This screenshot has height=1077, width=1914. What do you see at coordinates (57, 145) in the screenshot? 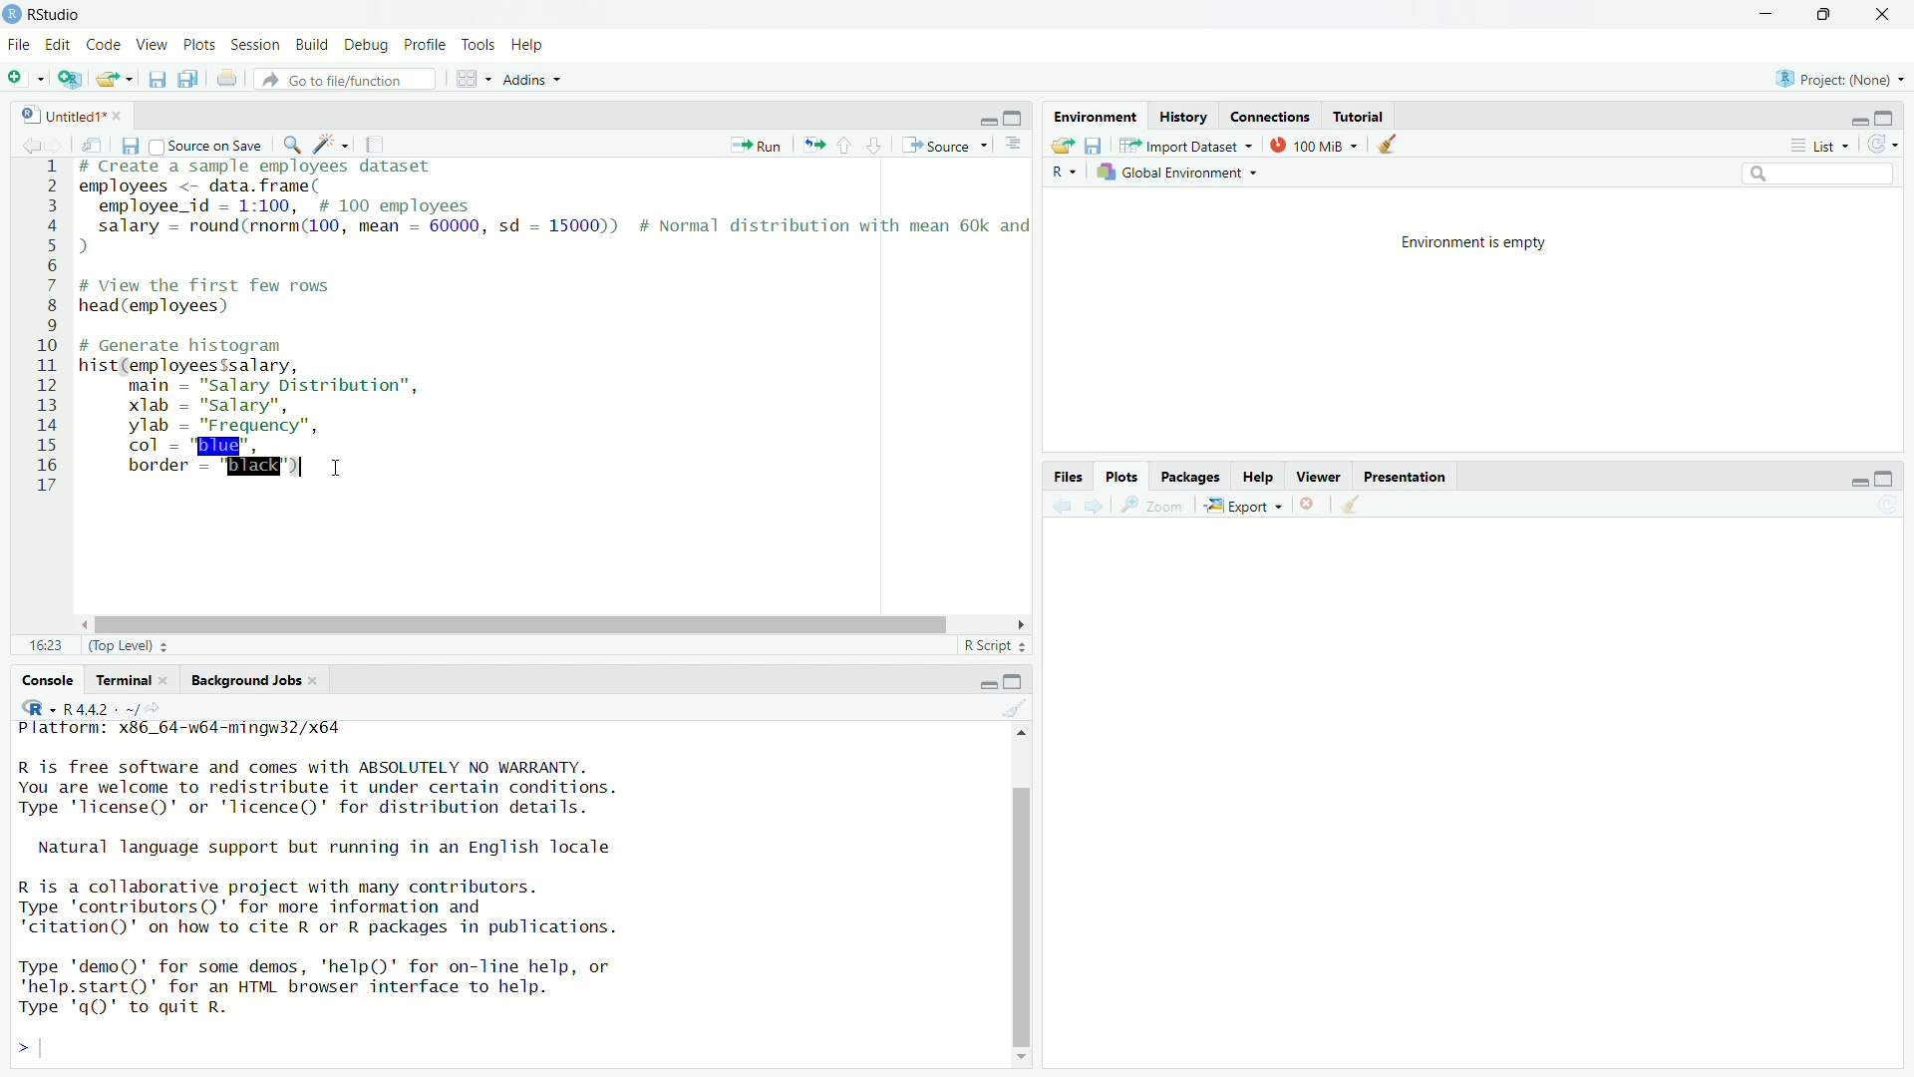
I see `forward` at bounding box center [57, 145].